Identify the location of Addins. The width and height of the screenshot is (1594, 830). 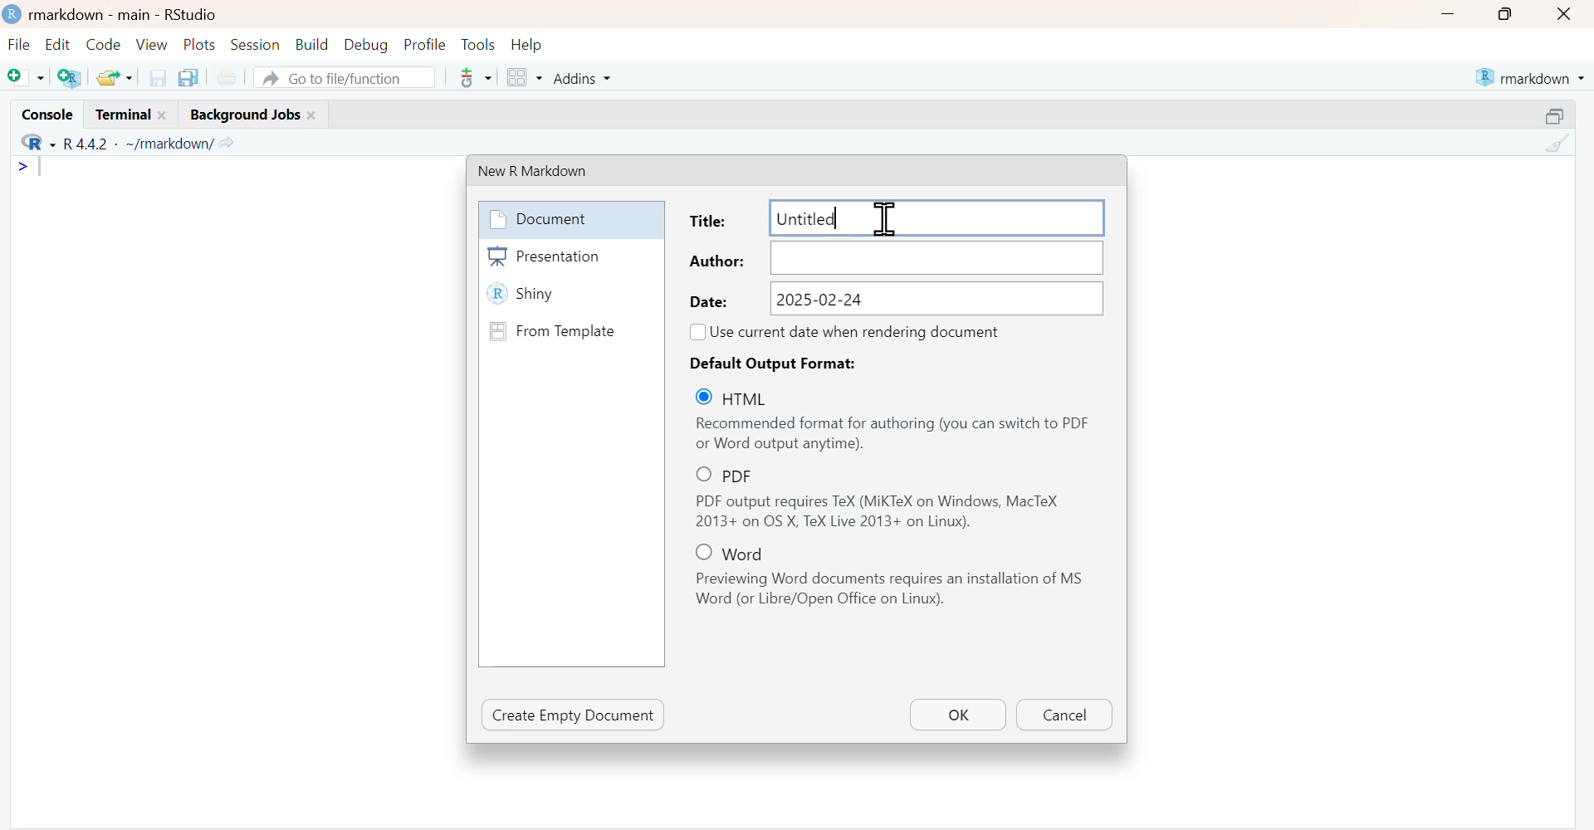
(580, 77).